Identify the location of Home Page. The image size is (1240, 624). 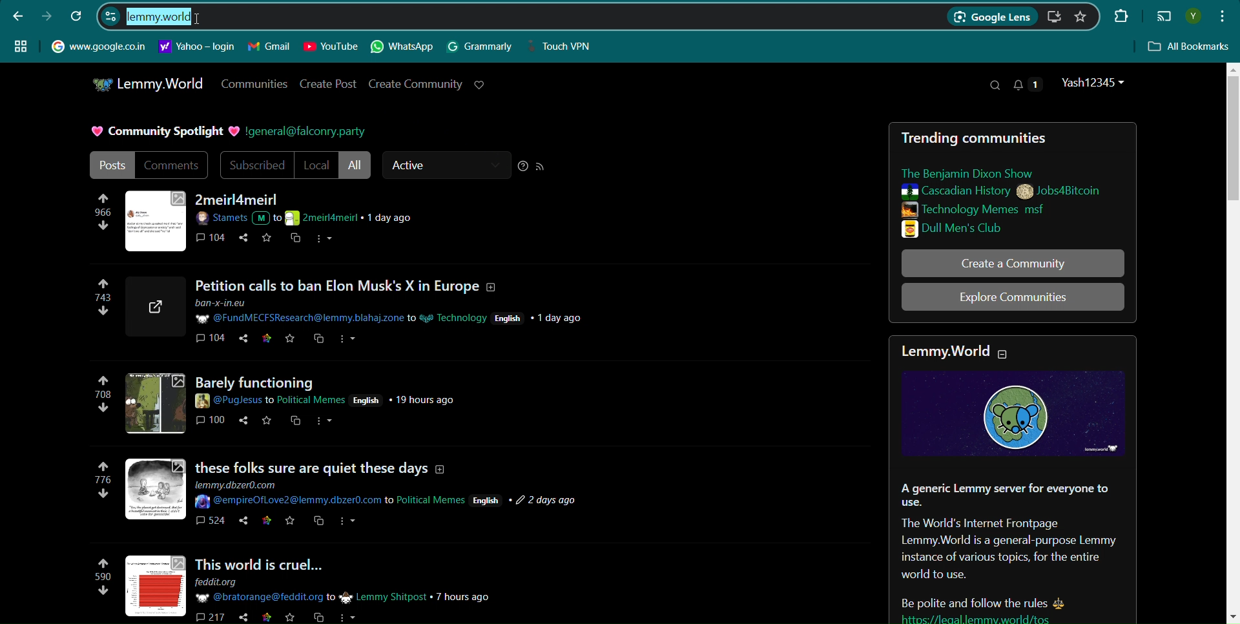
(147, 84).